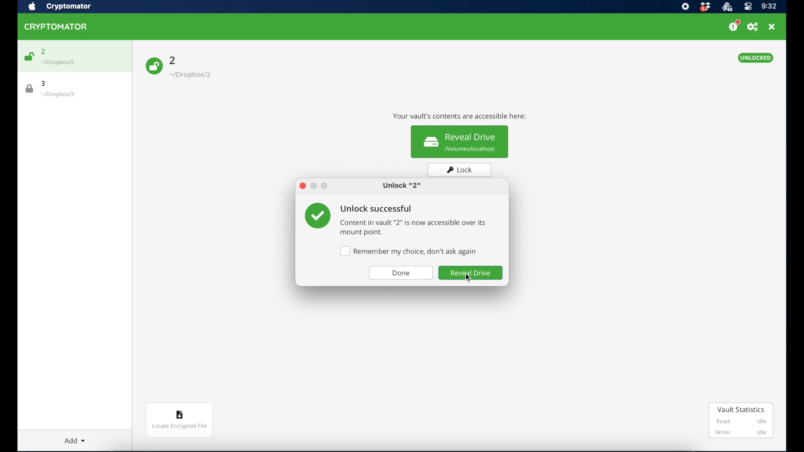 The height and width of the screenshot is (452, 804). What do you see at coordinates (403, 186) in the screenshot?
I see `unlock ` at bounding box center [403, 186].